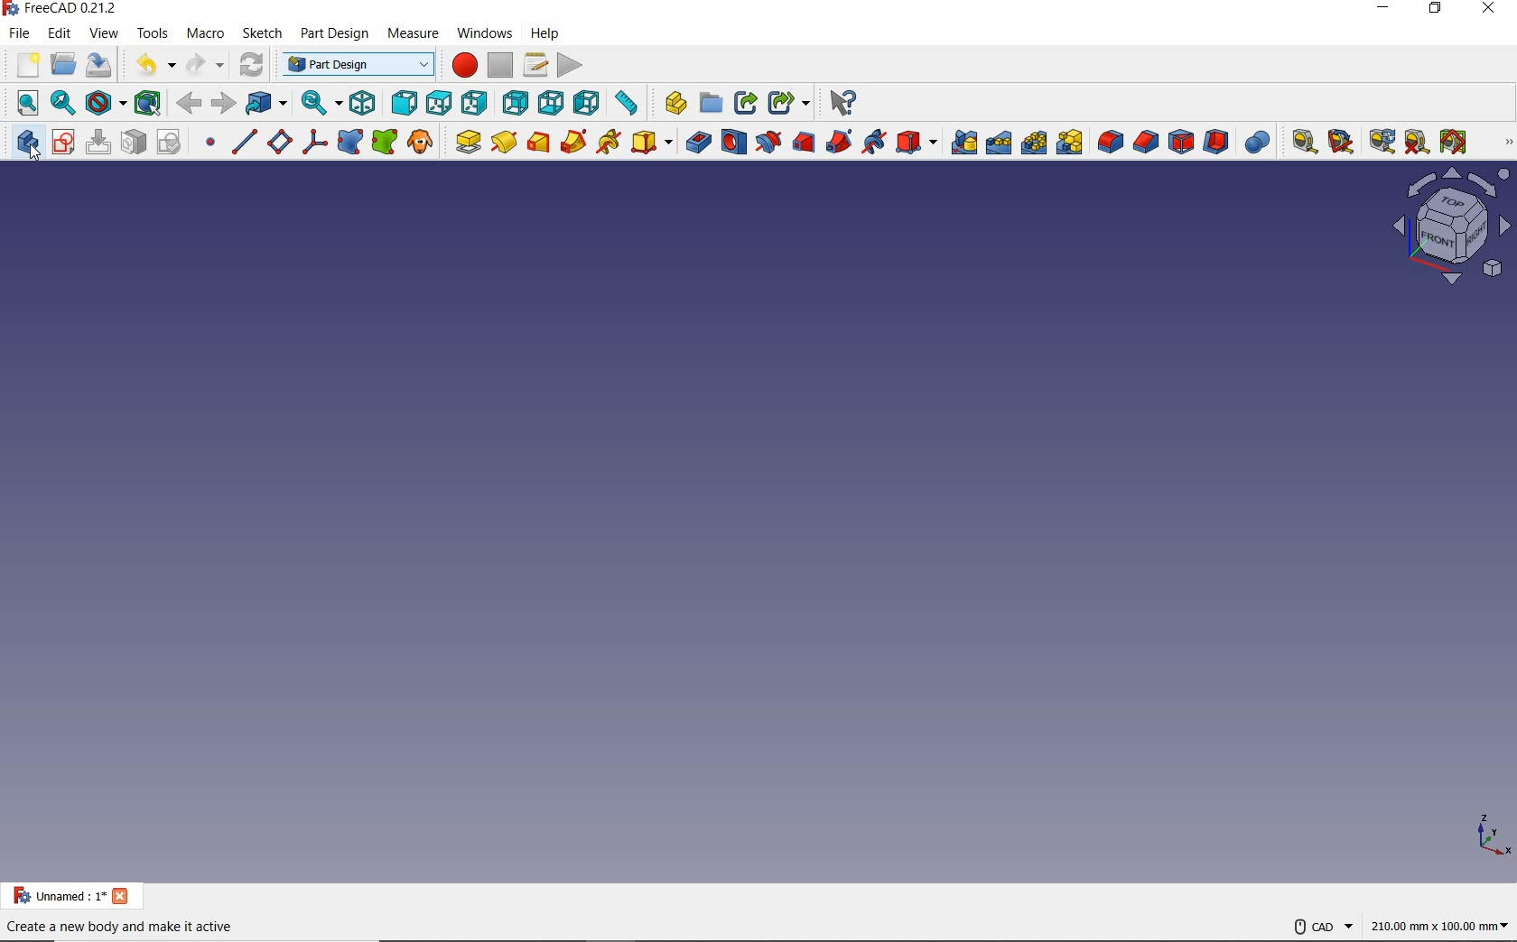 The width and height of the screenshot is (1517, 942). What do you see at coordinates (1456, 227) in the screenshot?
I see `SKETCH VIEW` at bounding box center [1456, 227].